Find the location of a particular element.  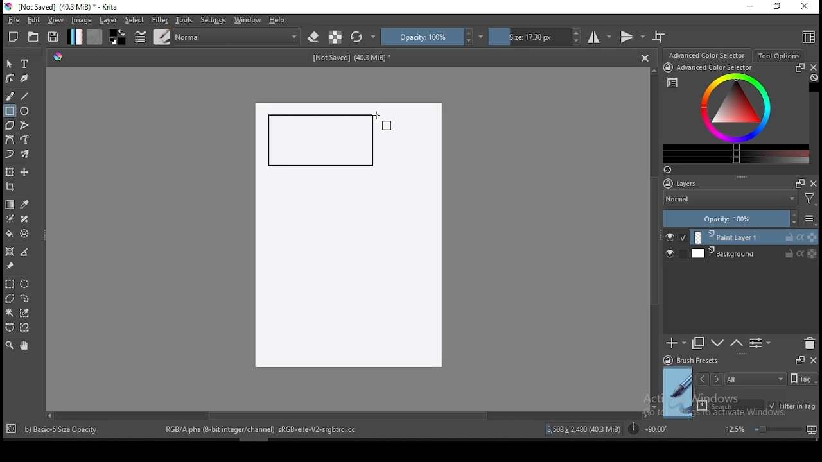

reload original preset is located at coordinates (363, 37).